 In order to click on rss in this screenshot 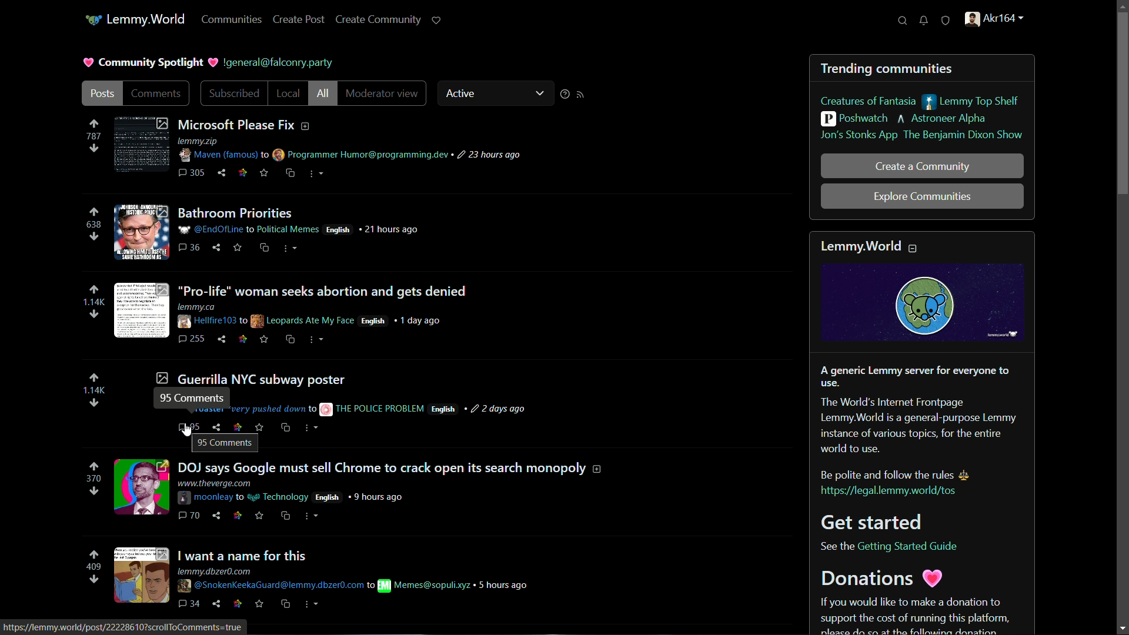, I will do `click(582, 95)`.